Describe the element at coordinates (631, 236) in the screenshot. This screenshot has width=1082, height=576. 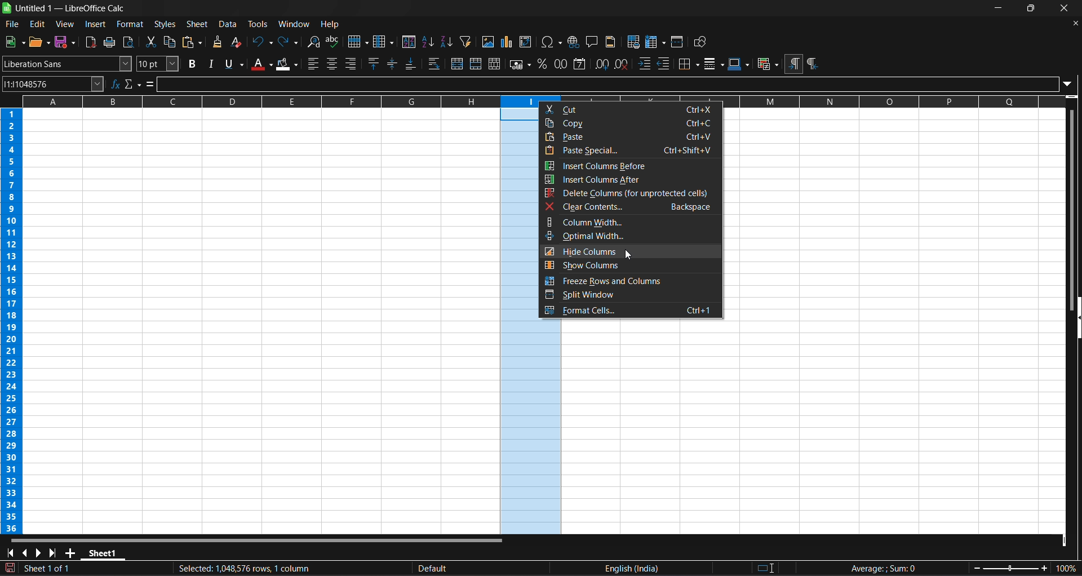
I see `optimal width` at that location.